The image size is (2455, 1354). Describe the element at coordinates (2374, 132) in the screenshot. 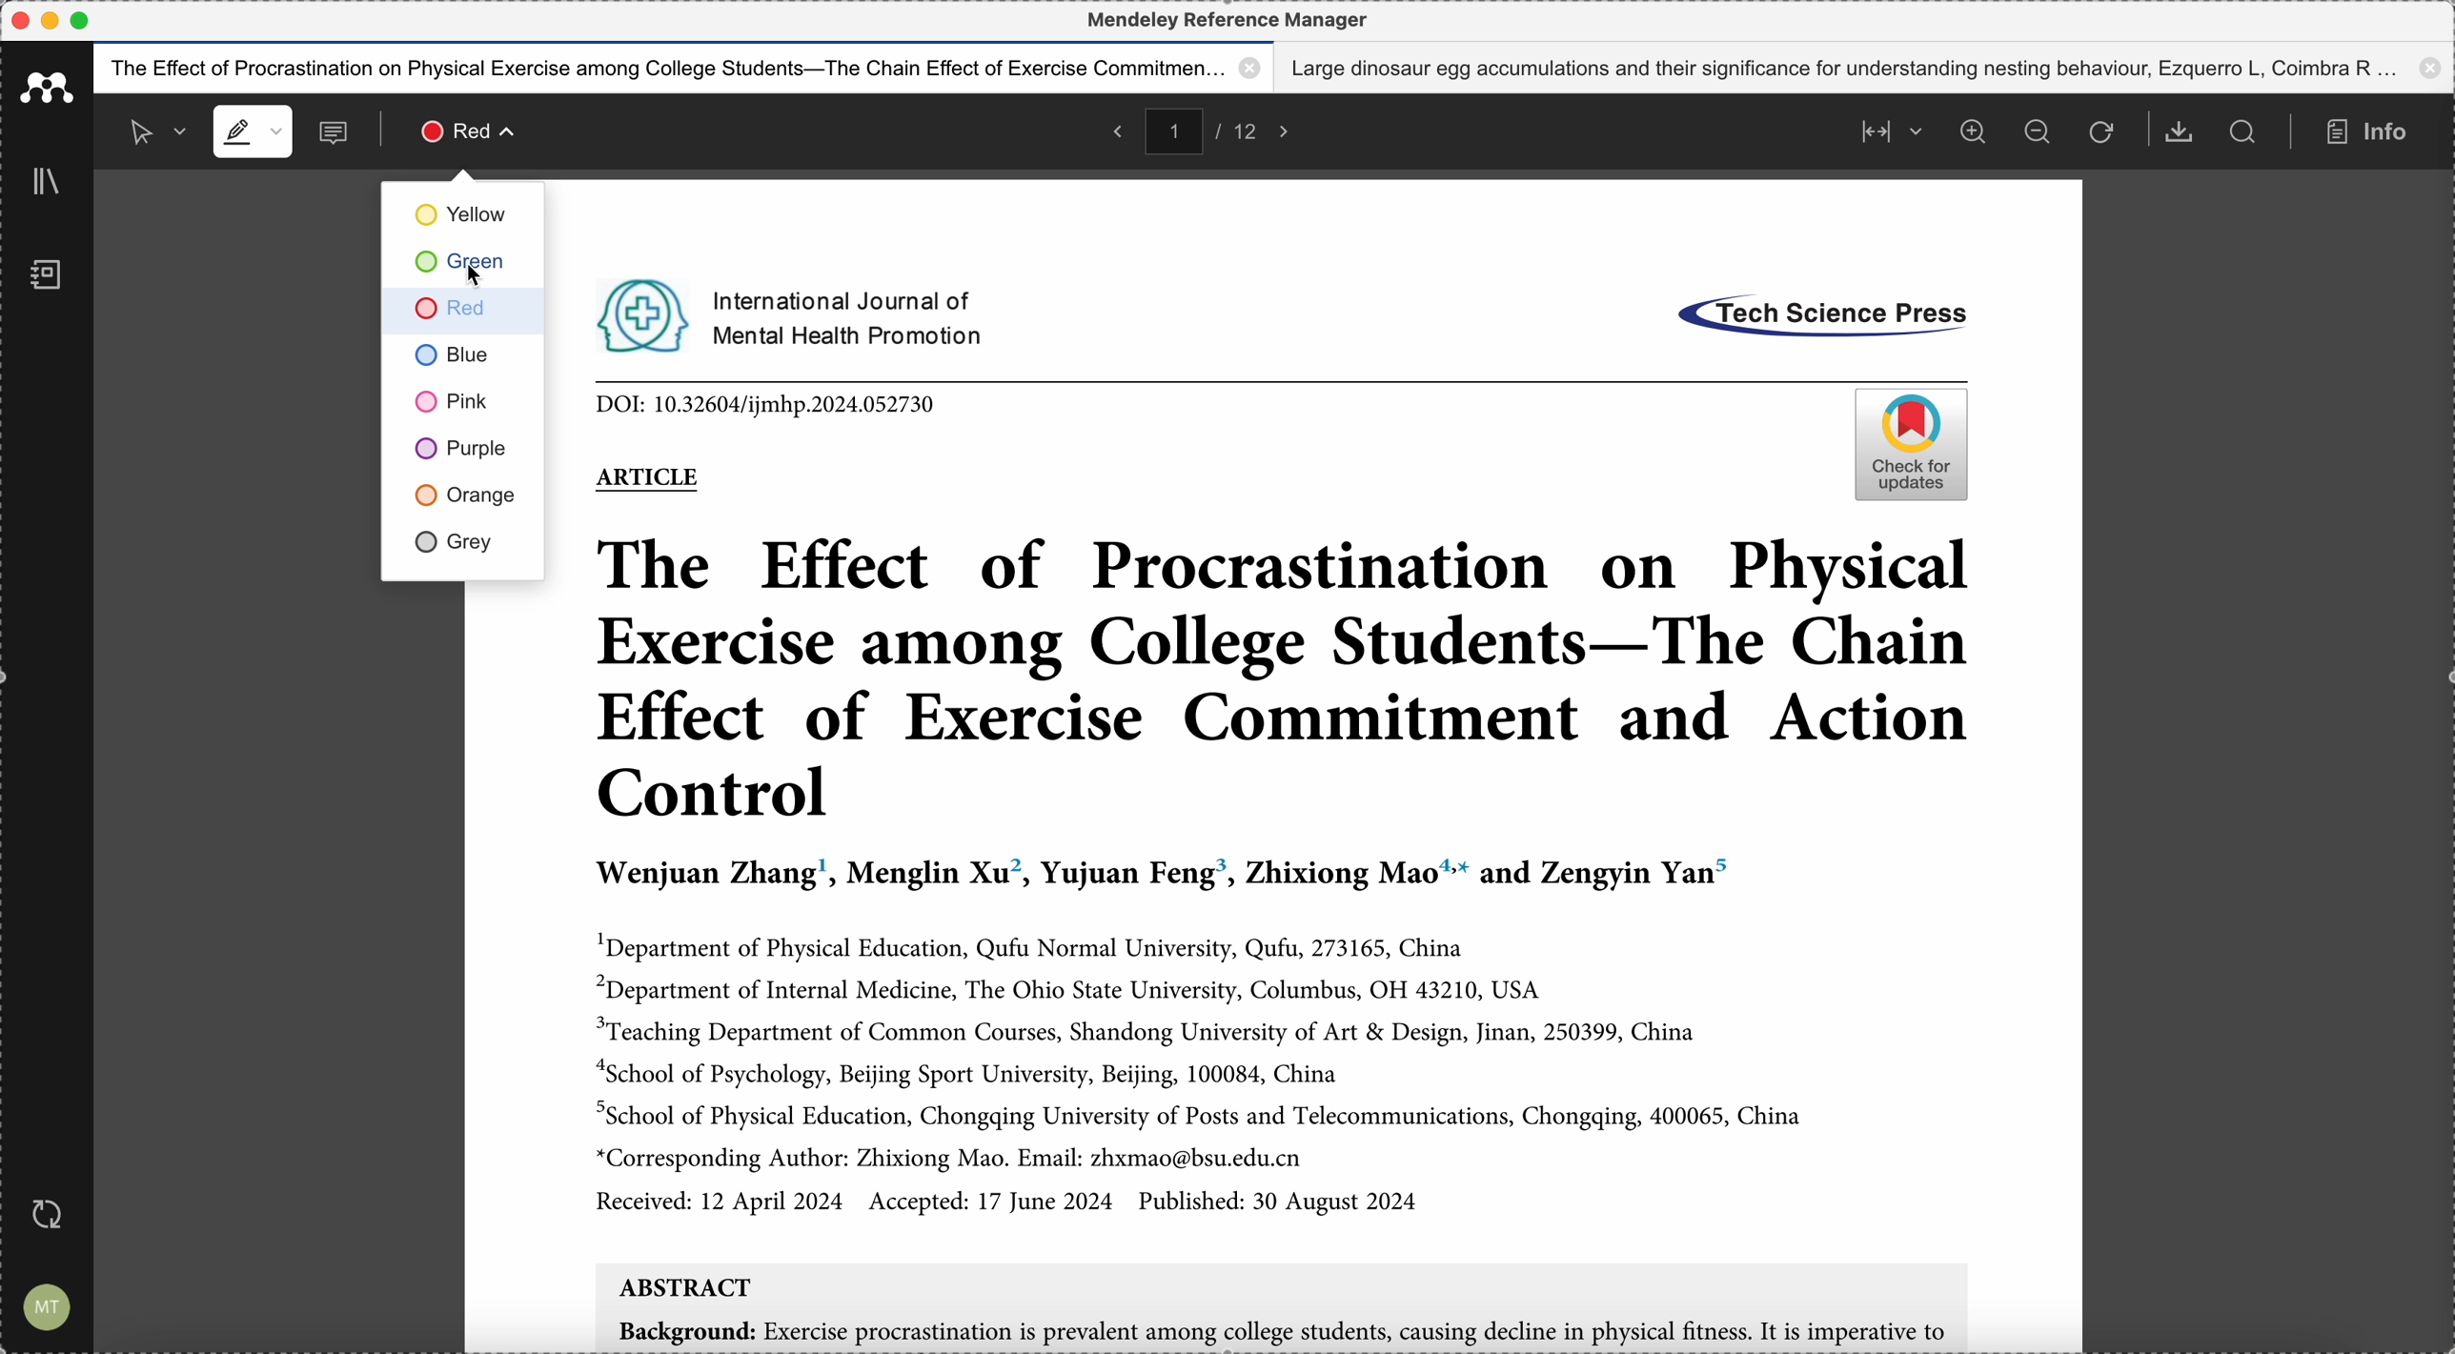

I see `info` at that location.